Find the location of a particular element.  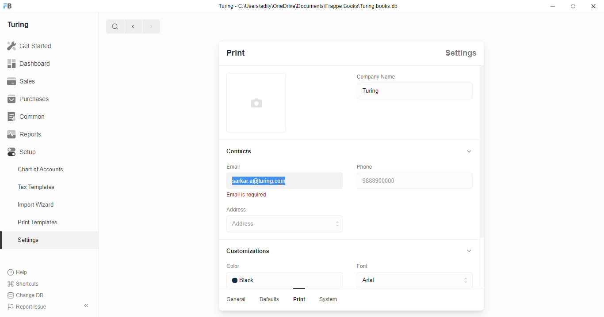

add profile image is located at coordinates (256, 107).